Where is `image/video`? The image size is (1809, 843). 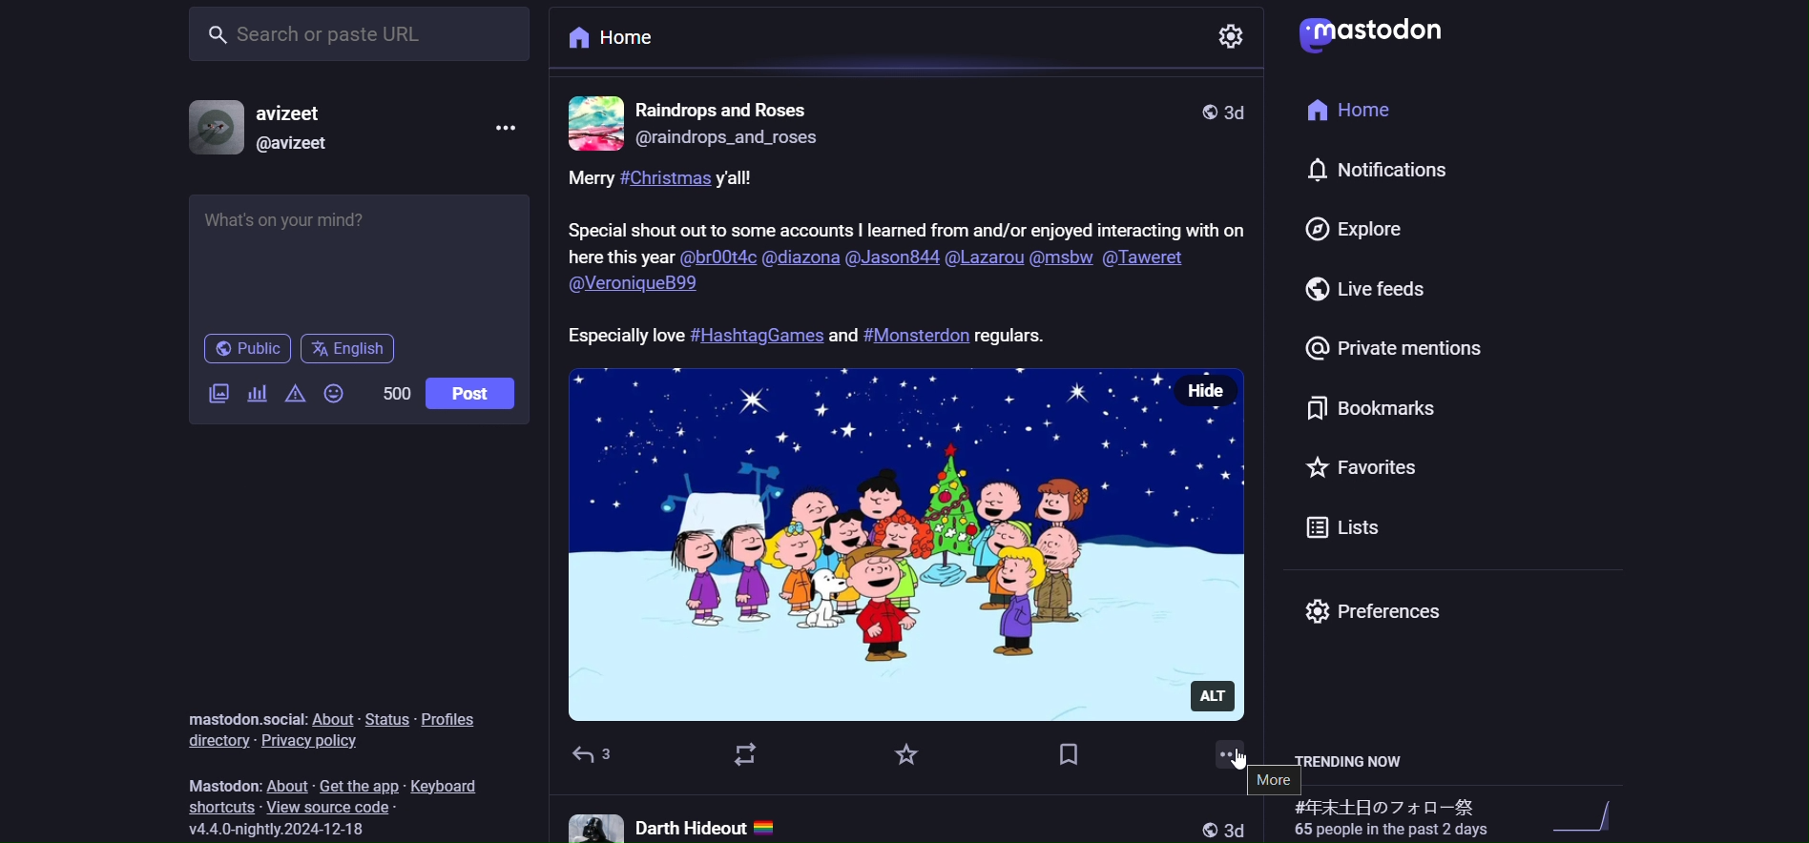 image/video is located at coordinates (218, 393).